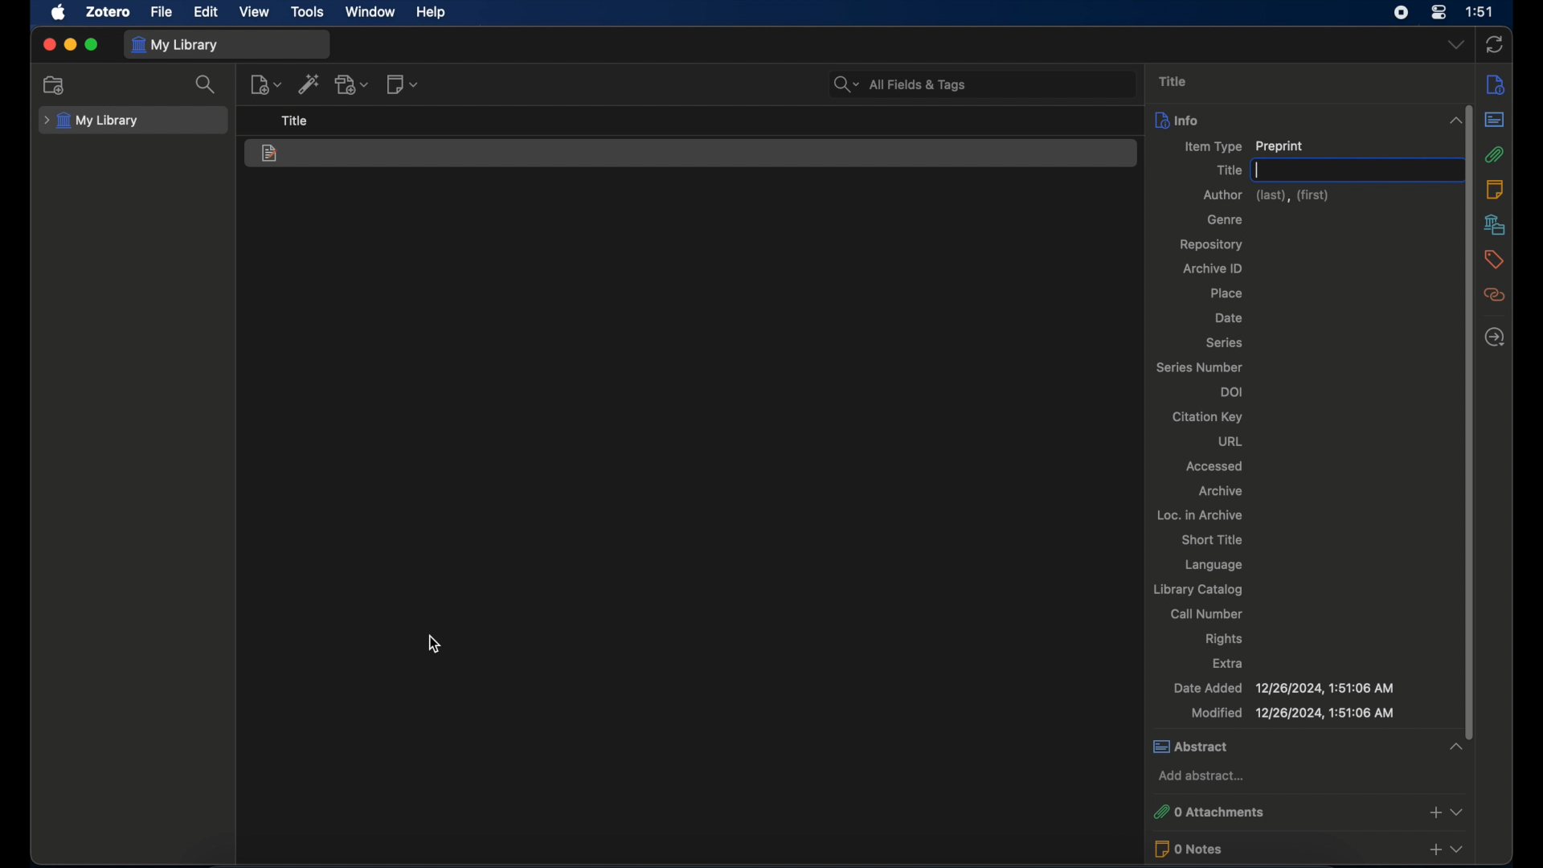  What do you see at coordinates (1495, 295) in the screenshot?
I see `related` at bounding box center [1495, 295].